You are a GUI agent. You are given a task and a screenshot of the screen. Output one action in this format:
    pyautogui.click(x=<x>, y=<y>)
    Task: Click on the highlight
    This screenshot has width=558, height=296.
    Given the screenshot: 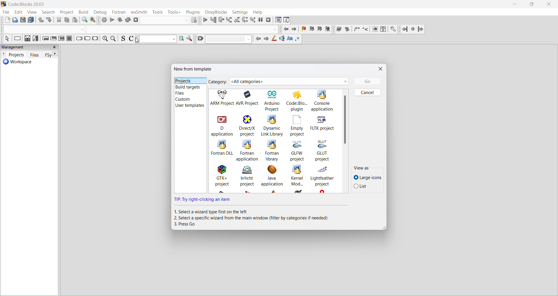 What is the action you would take?
    pyautogui.click(x=275, y=40)
    